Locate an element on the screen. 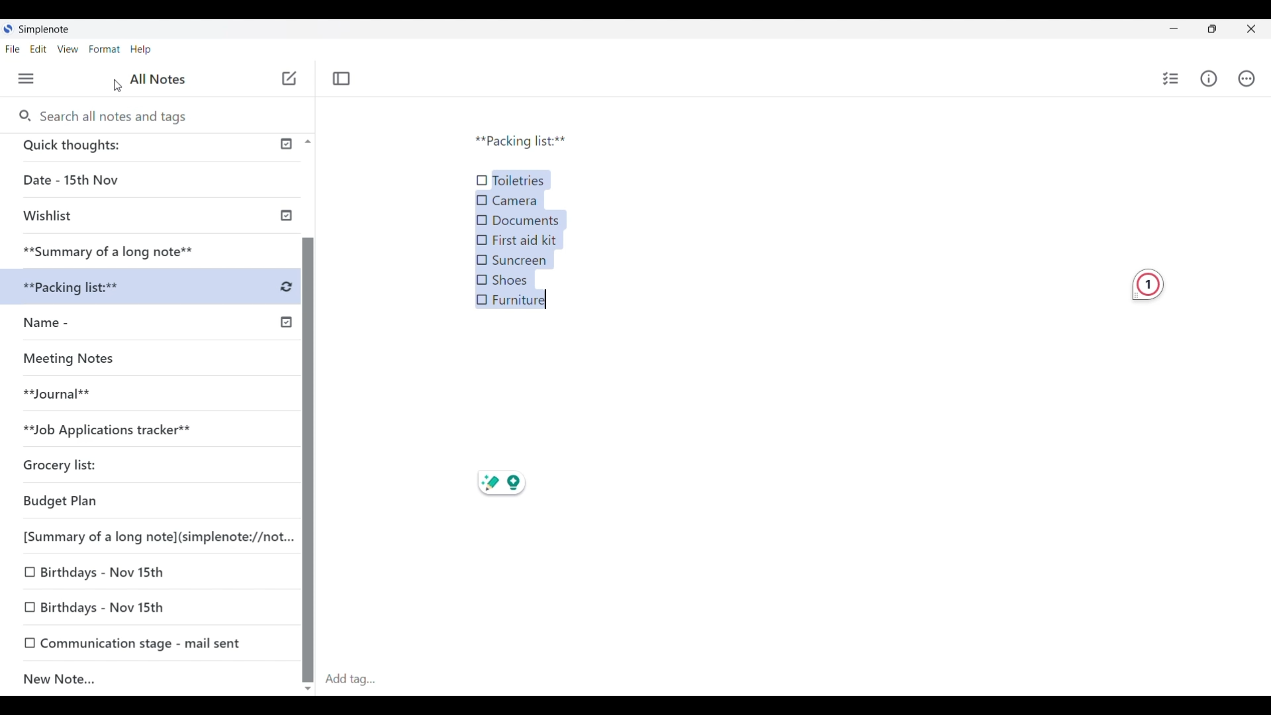 The image size is (1271, 715). Name - is located at coordinates (74, 324).